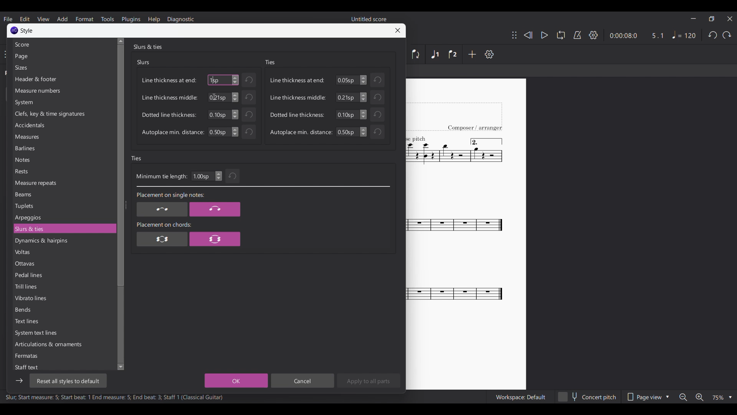 The height and width of the screenshot is (415, 737). Describe the element at coordinates (472, 54) in the screenshot. I see `Add` at that location.